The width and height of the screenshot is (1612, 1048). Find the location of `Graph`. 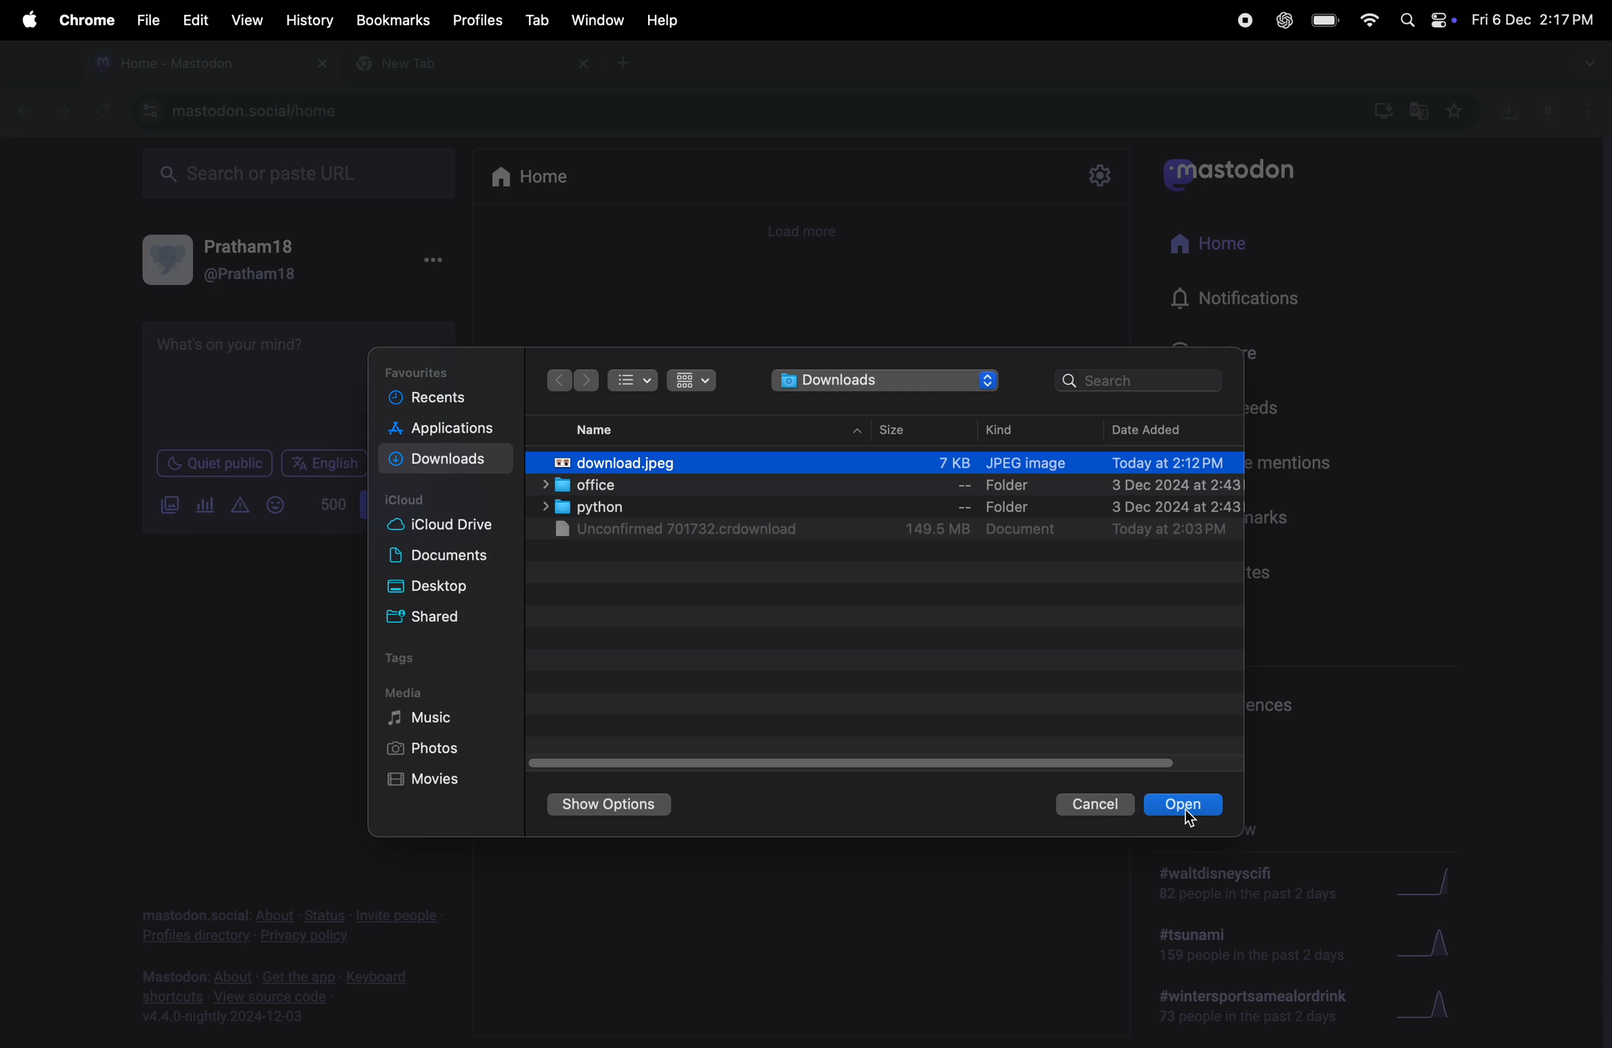

Graph is located at coordinates (1443, 880).